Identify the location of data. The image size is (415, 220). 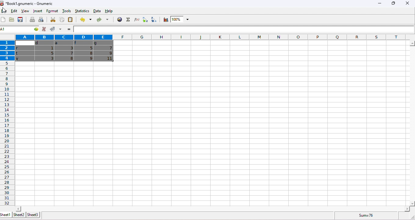
(97, 11).